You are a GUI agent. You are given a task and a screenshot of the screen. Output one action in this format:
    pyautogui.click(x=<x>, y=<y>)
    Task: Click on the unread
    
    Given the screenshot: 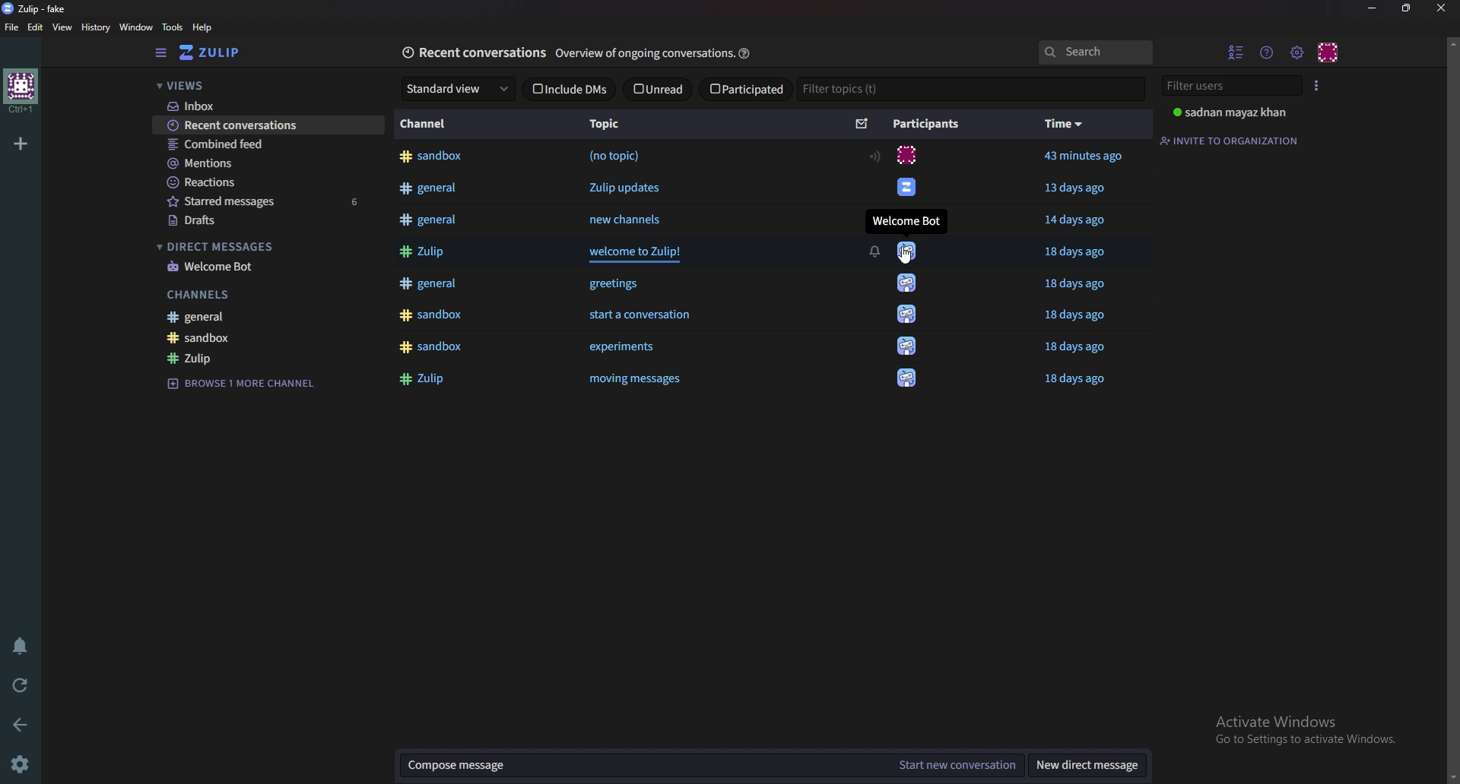 What is the action you would take?
    pyautogui.click(x=662, y=88)
    